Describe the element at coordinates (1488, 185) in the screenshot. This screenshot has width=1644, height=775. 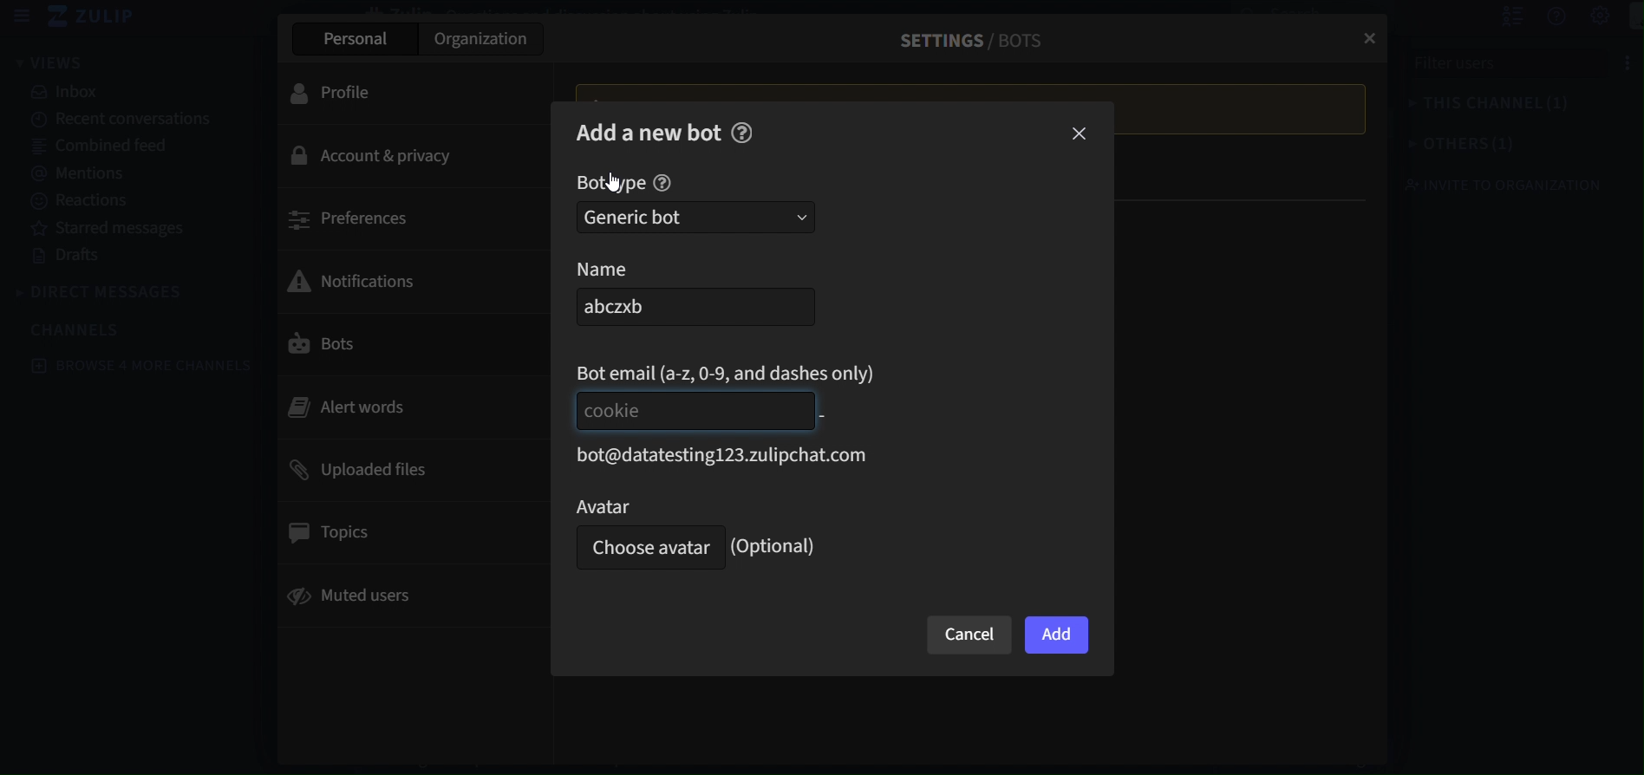
I see `invite to organization` at that location.